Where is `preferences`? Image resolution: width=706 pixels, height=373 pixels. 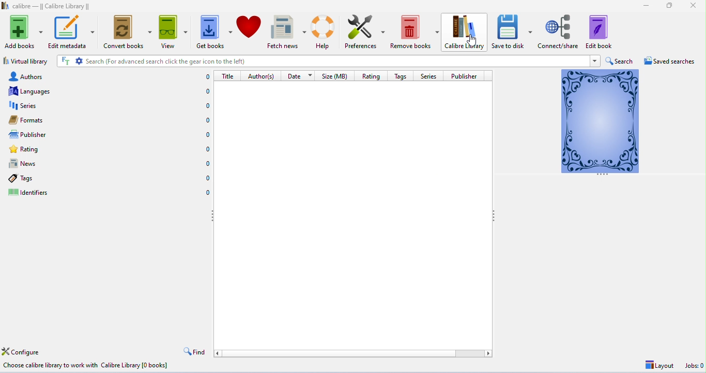 preferences is located at coordinates (364, 31).